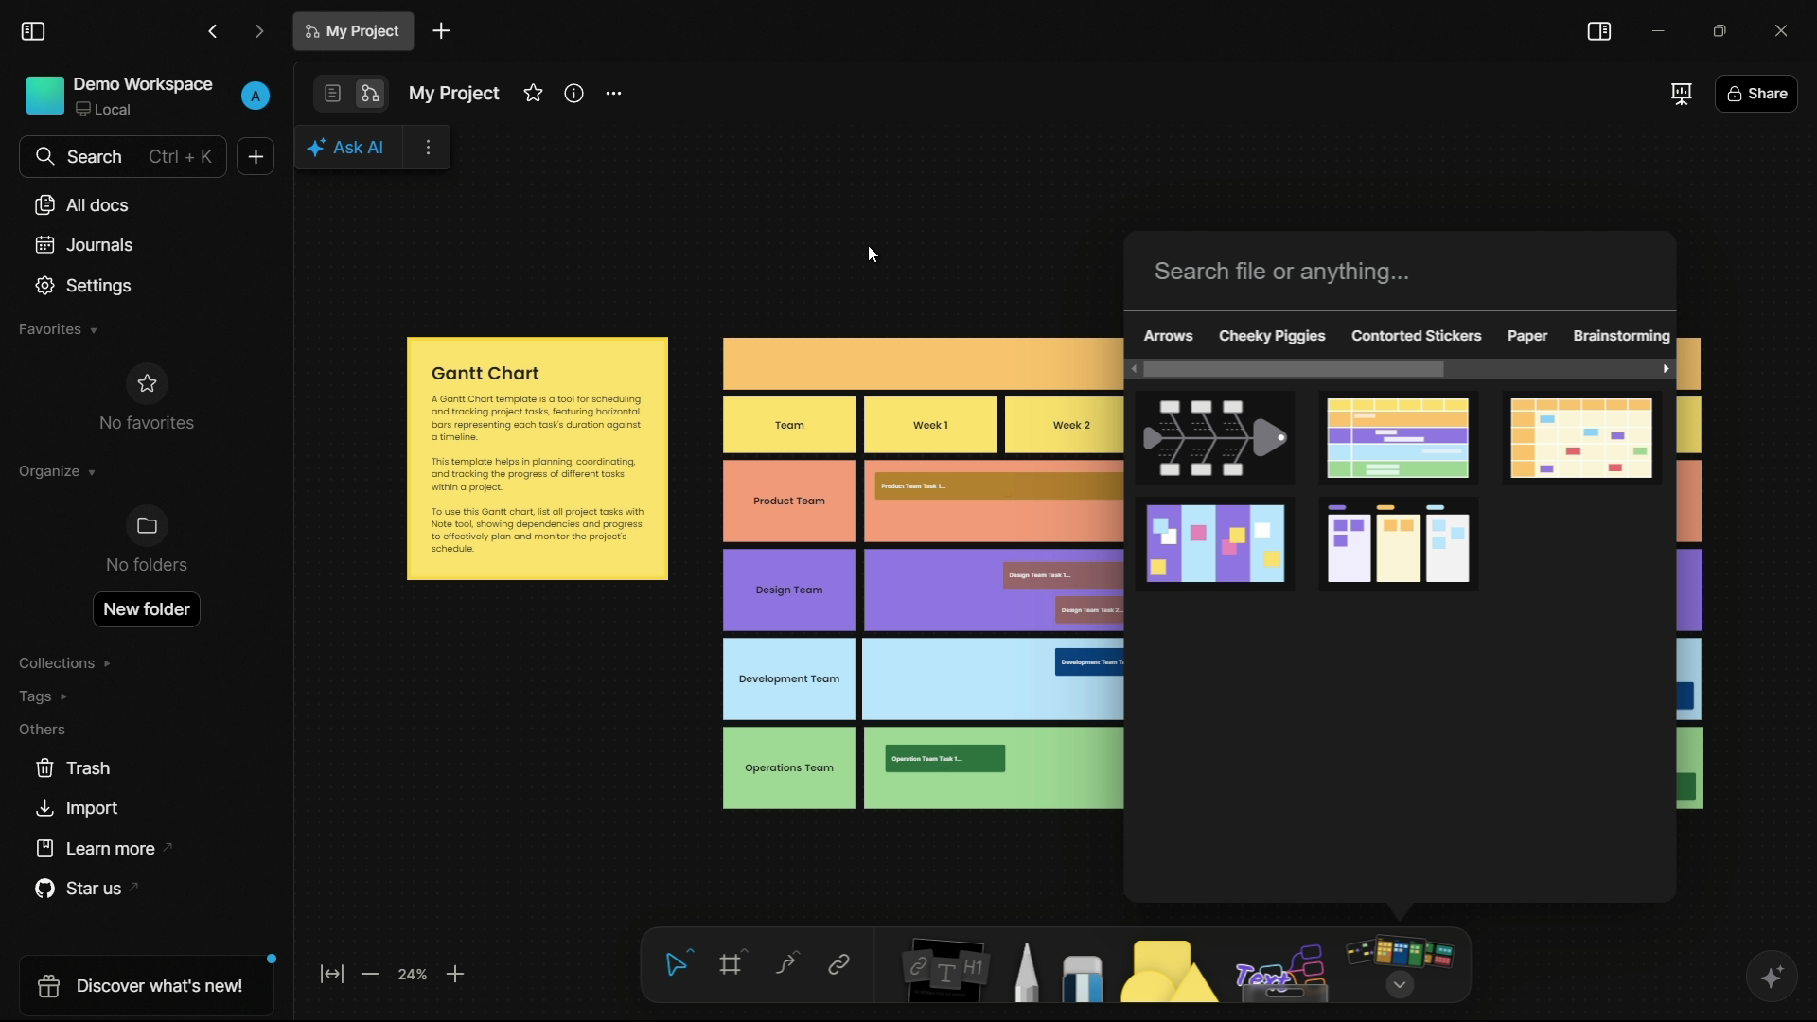 Image resolution: width=1817 pixels, height=1022 pixels. I want to click on zoom factor, so click(415, 975).